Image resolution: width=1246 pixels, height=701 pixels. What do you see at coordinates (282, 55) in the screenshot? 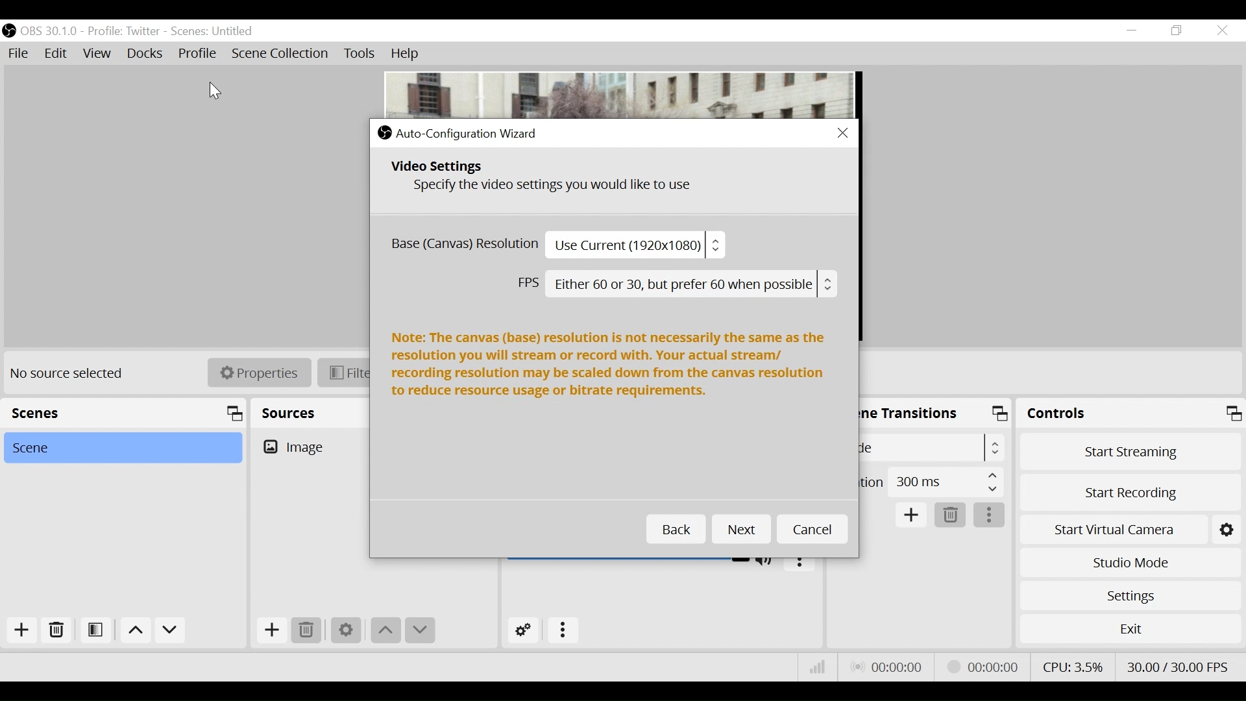
I see `Scene Collection` at bounding box center [282, 55].